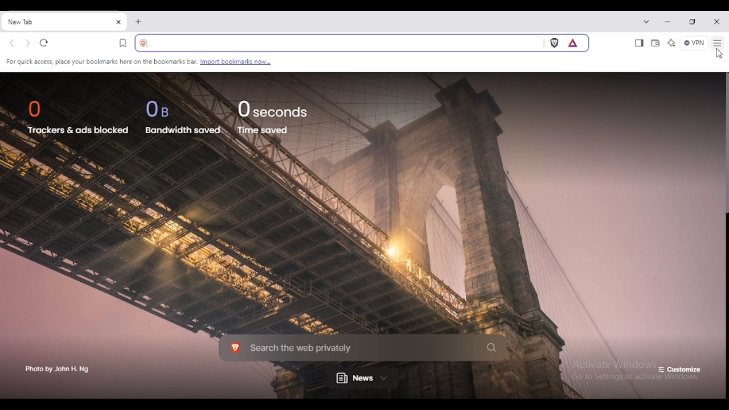 This screenshot has height=410, width=729. Describe the element at coordinates (139, 22) in the screenshot. I see `new tab` at that location.